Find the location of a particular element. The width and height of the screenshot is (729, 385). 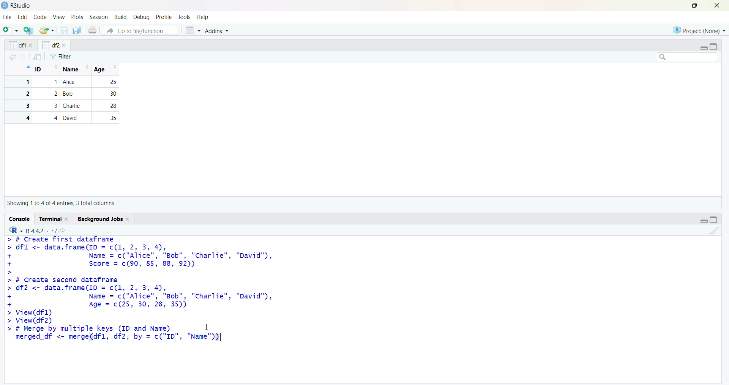

df2 is located at coordinates (50, 45).